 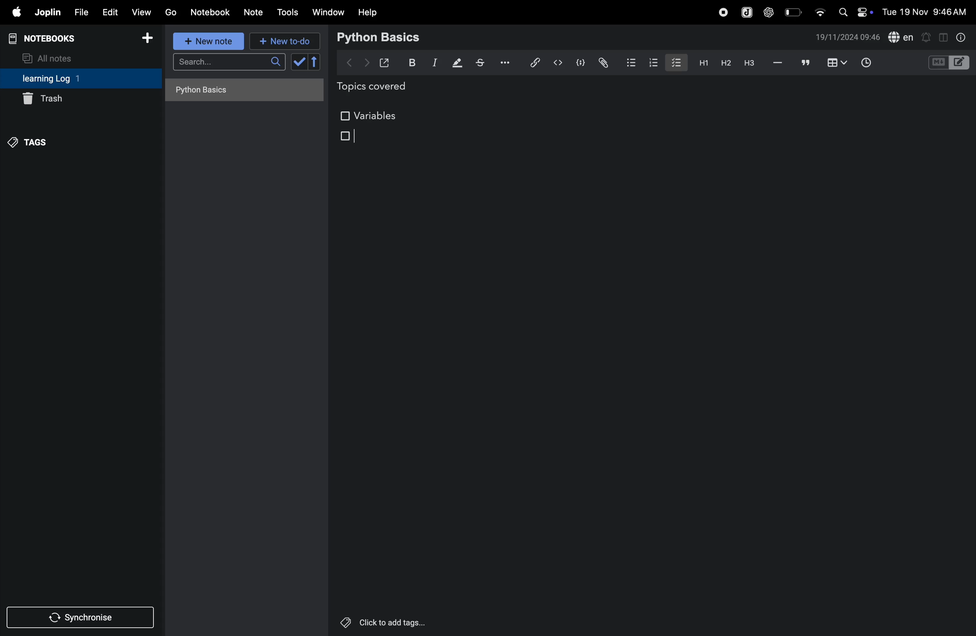 What do you see at coordinates (746, 12) in the screenshot?
I see `joplin` at bounding box center [746, 12].